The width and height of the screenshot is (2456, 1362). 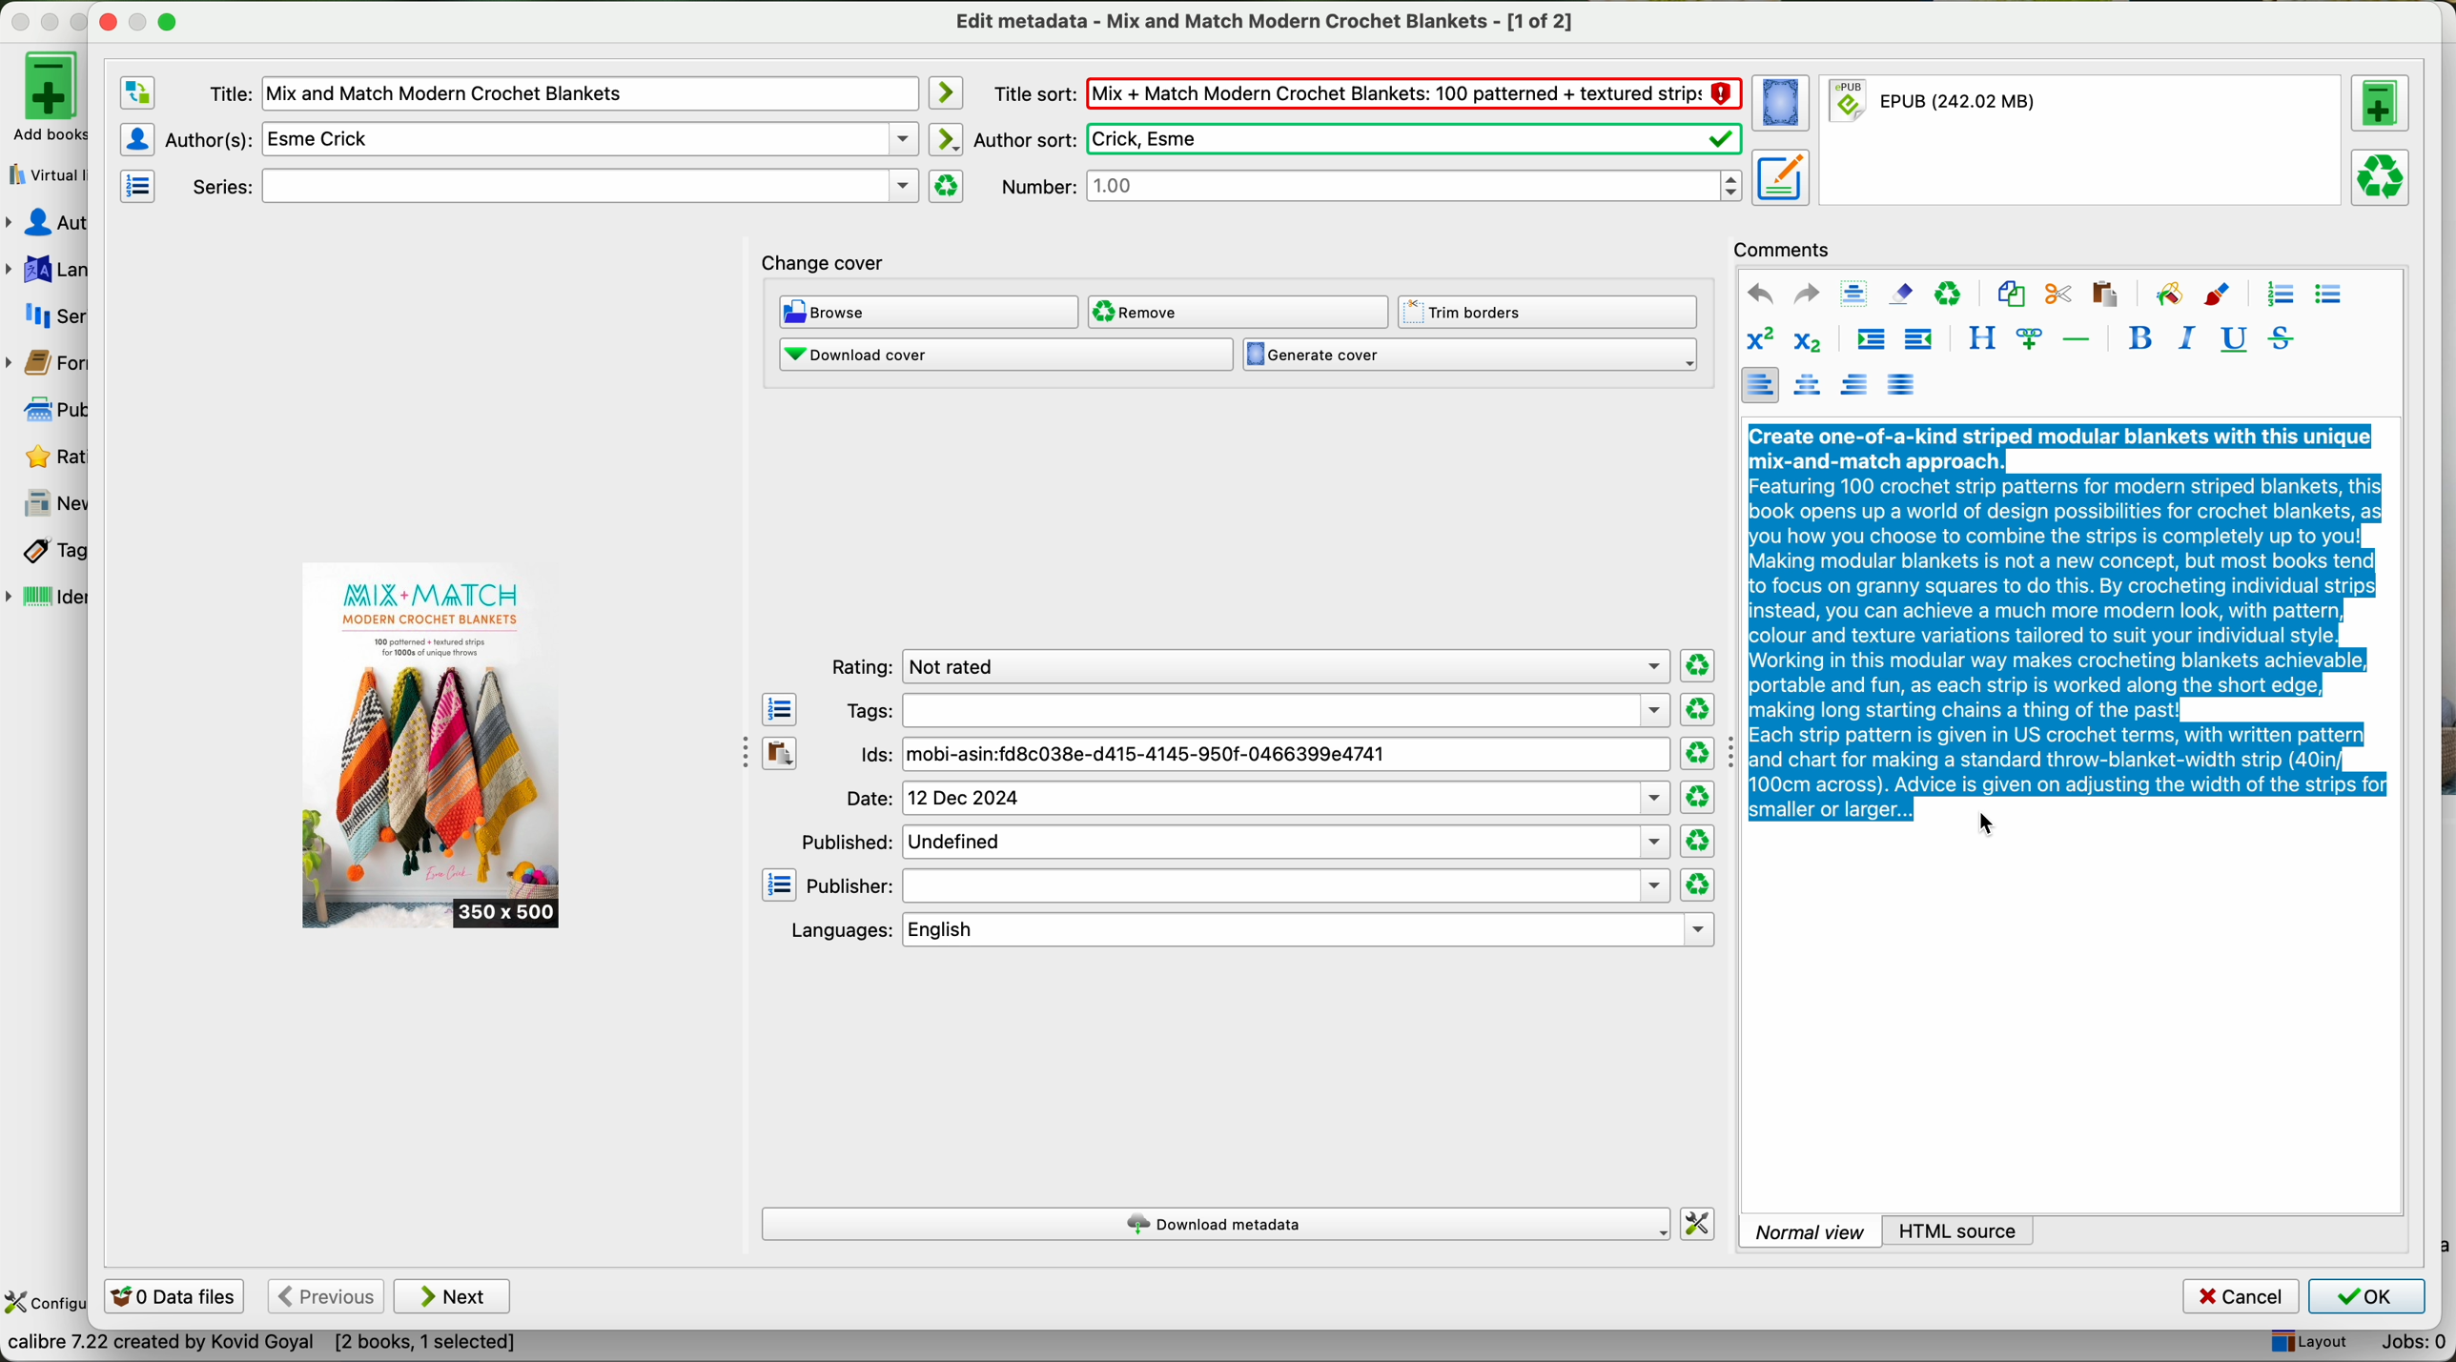 I want to click on data, so click(x=261, y=1347).